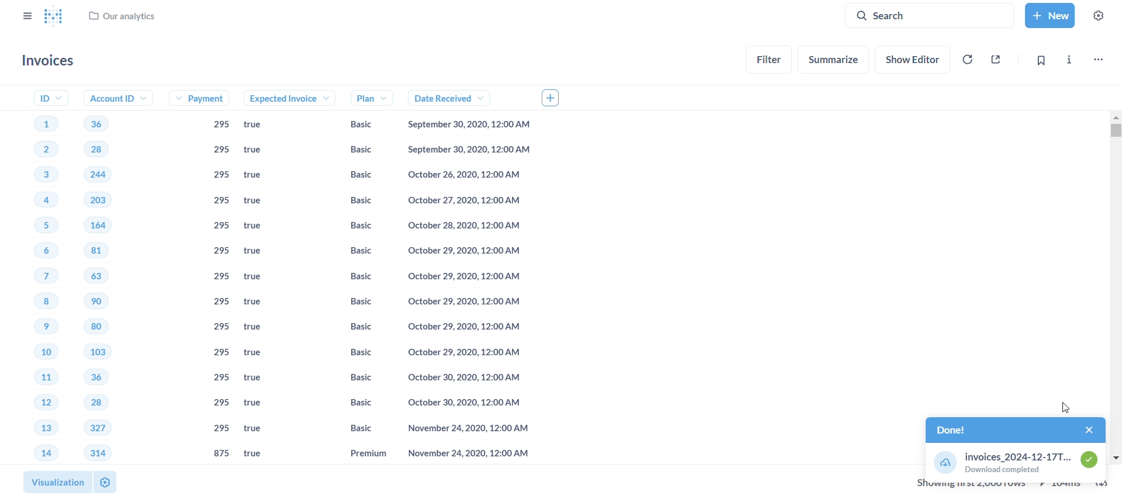  Describe the element at coordinates (219, 252) in the screenshot. I see `295` at that location.